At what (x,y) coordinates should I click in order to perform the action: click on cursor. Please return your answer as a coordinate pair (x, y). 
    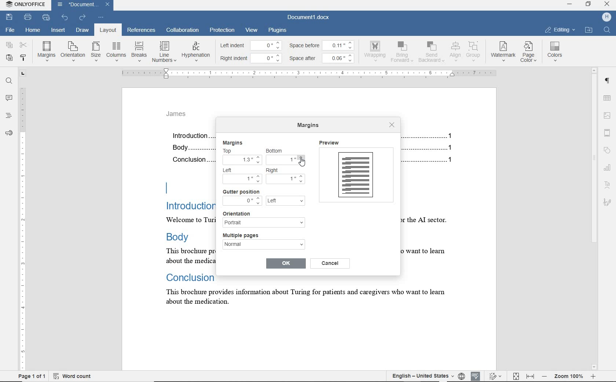
    Looking at the image, I should click on (302, 162).